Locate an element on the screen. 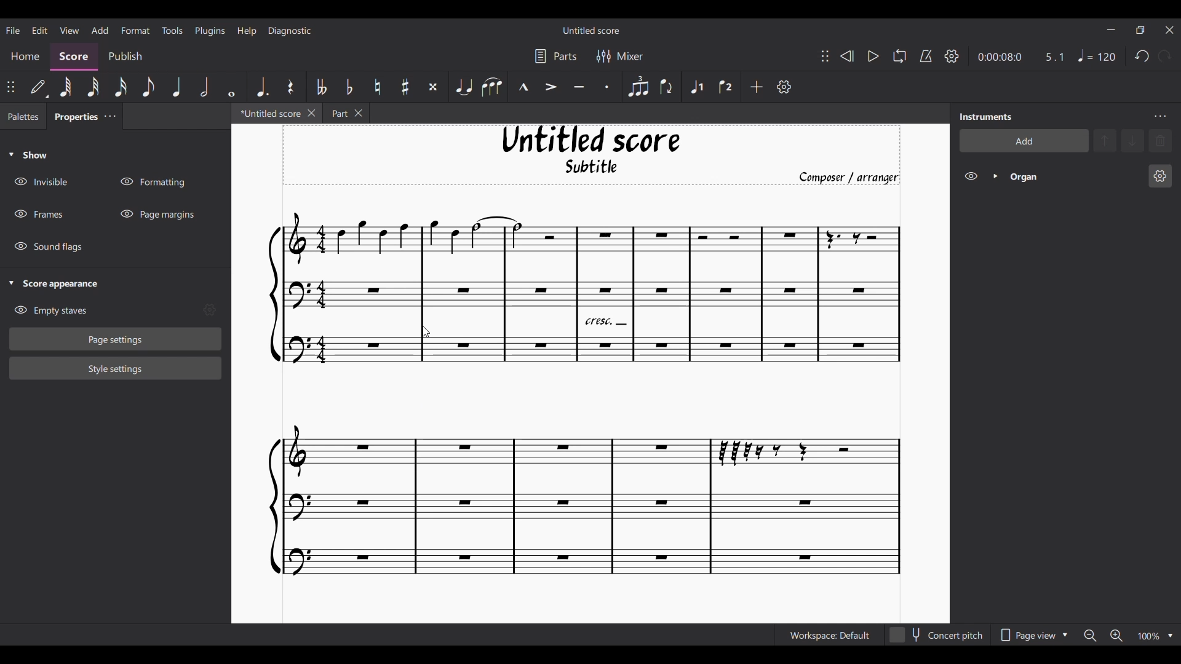 Image resolution: width=1181 pixels, height=664 pixels. Tuplet is located at coordinates (637, 87).